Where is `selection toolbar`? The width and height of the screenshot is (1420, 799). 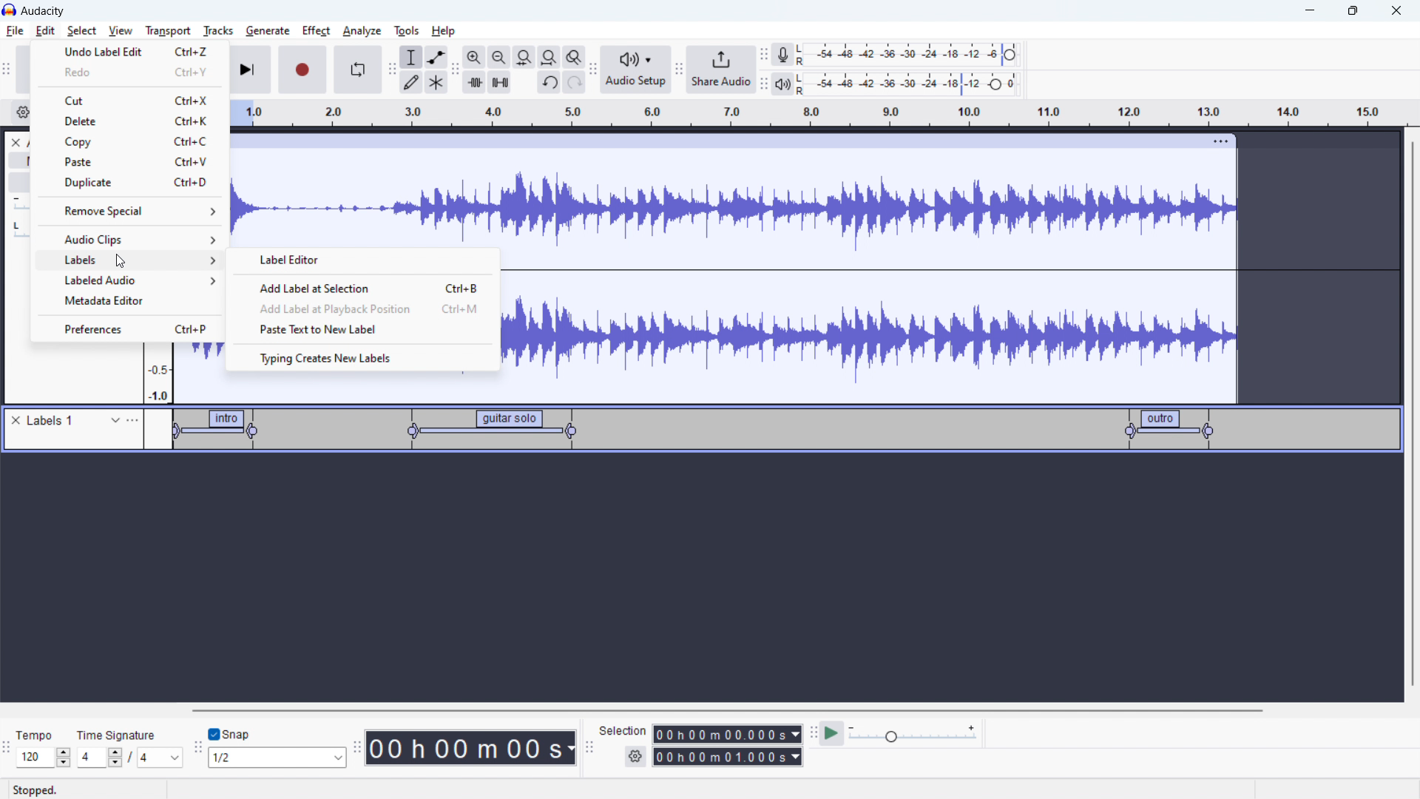 selection toolbar is located at coordinates (587, 748).